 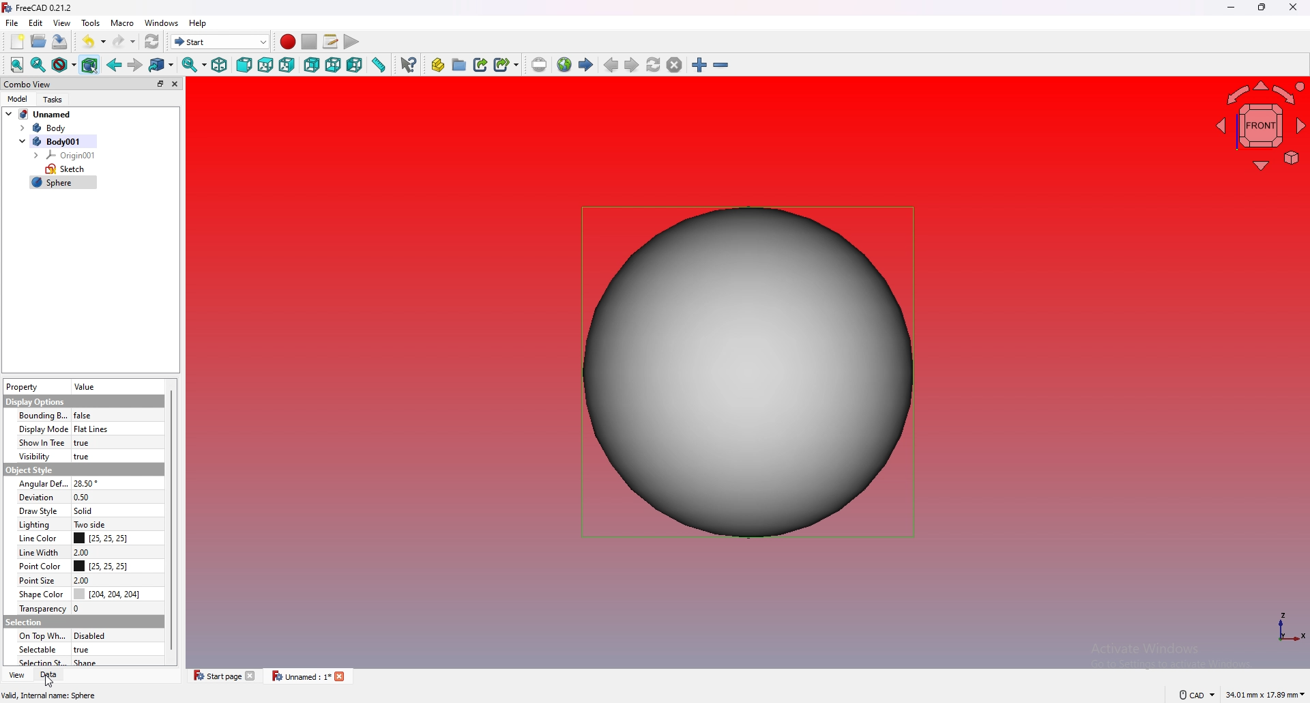 What do you see at coordinates (82, 649) in the screenshot?
I see `selectable` at bounding box center [82, 649].